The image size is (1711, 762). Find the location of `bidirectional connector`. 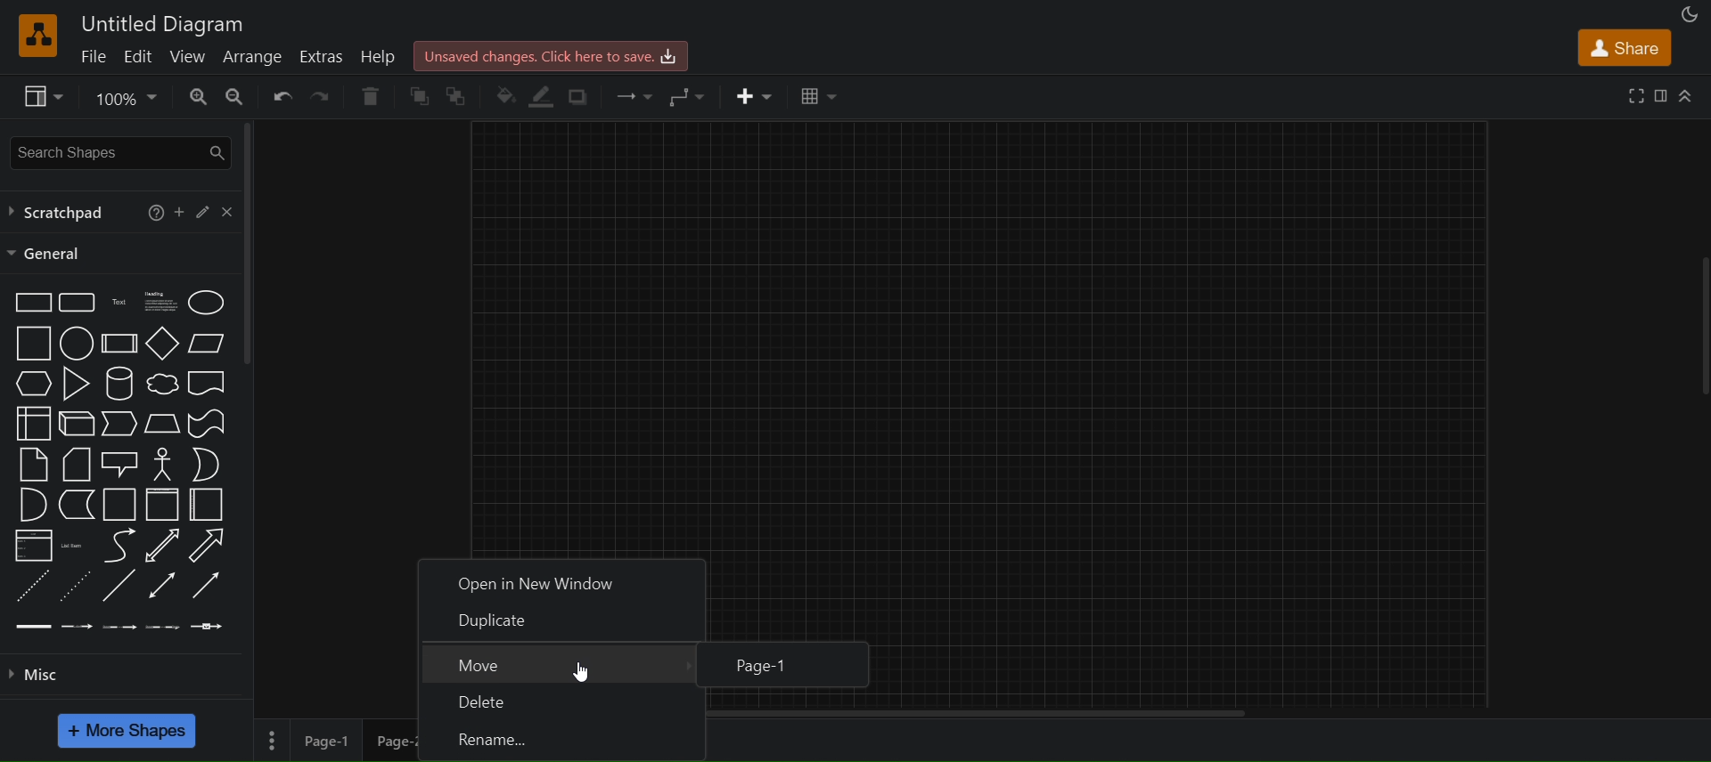

bidirectional connector is located at coordinates (162, 585).